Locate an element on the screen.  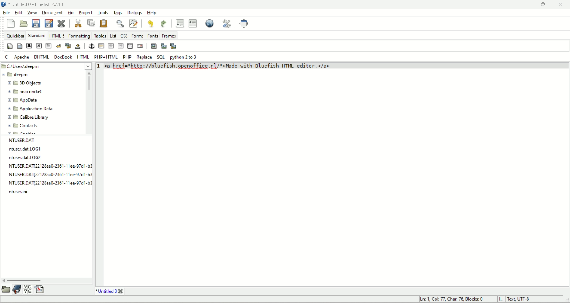
frames is located at coordinates (169, 36).